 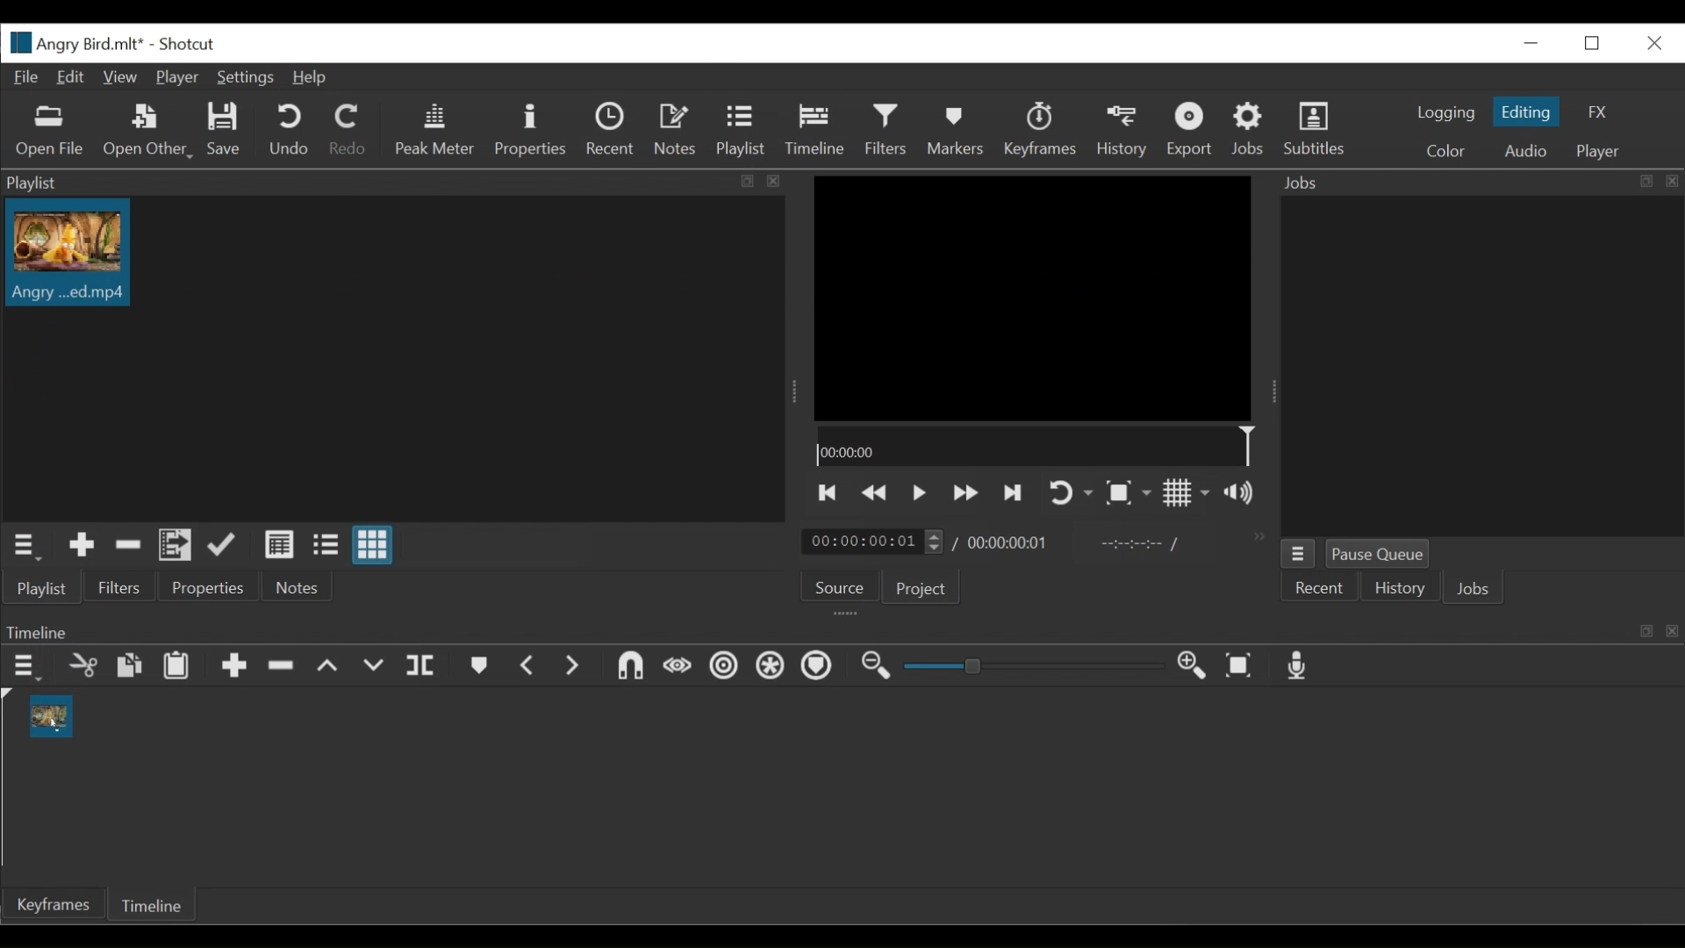 What do you see at coordinates (1041, 131) in the screenshot?
I see `Keyframes` at bounding box center [1041, 131].